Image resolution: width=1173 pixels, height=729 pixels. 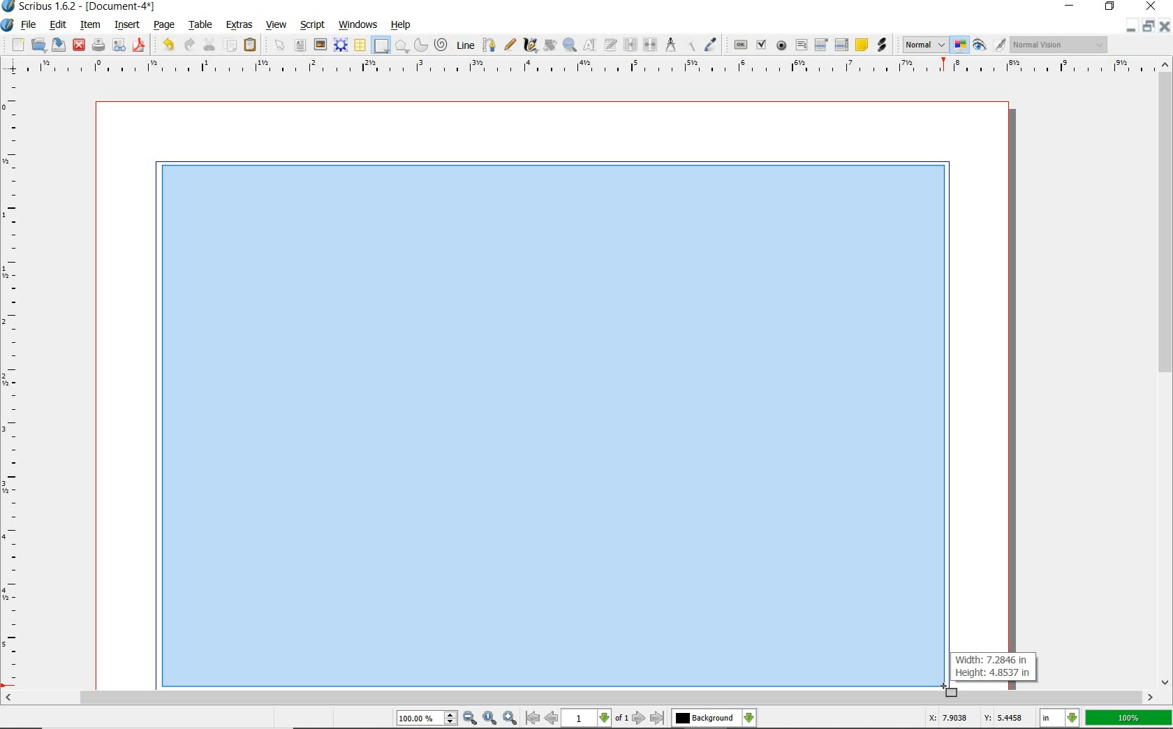 I want to click on zoom to 100%, so click(x=491, y=718).